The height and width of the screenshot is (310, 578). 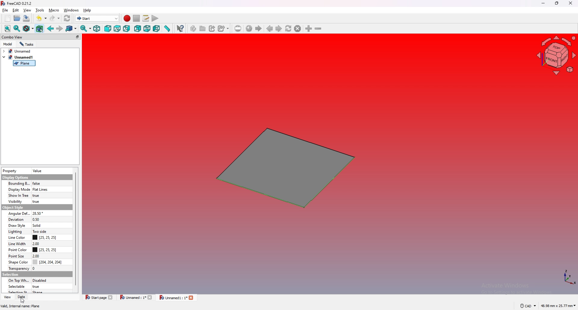 What do you see at coordinates (288, 28) in the screenshot?
I see `refresh webpage` at bounding box center [288, 28].